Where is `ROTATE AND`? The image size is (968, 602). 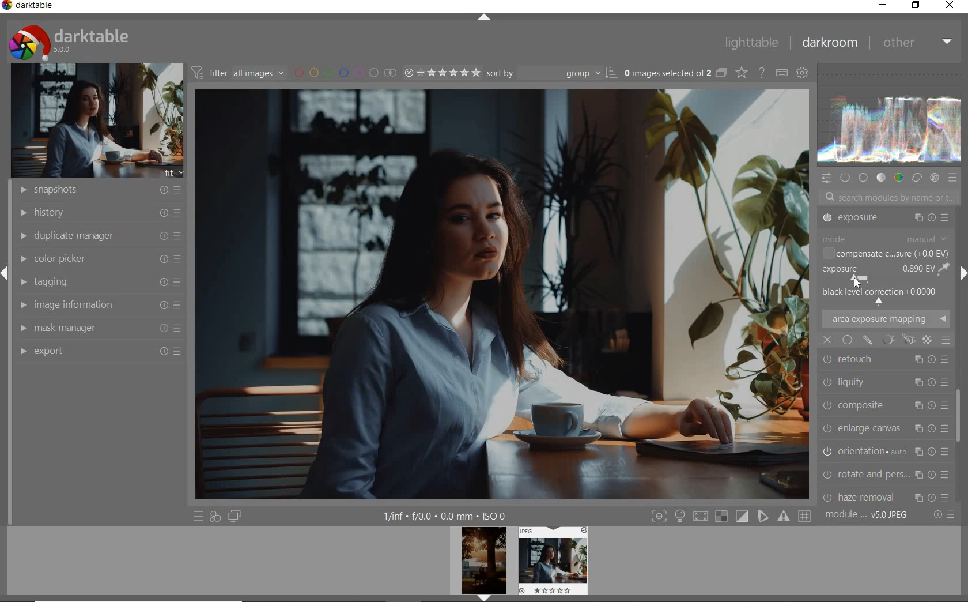 ROTATE AND is located at coordinates (883, 404).